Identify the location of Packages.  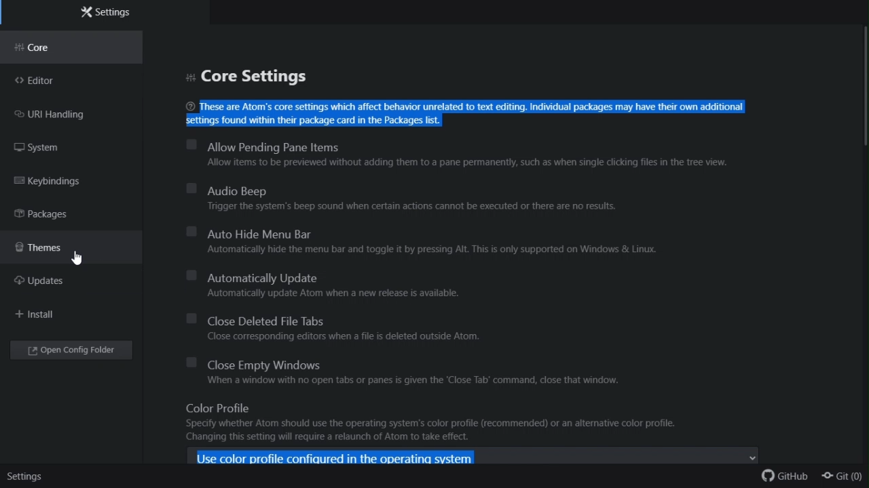
(52, 216).